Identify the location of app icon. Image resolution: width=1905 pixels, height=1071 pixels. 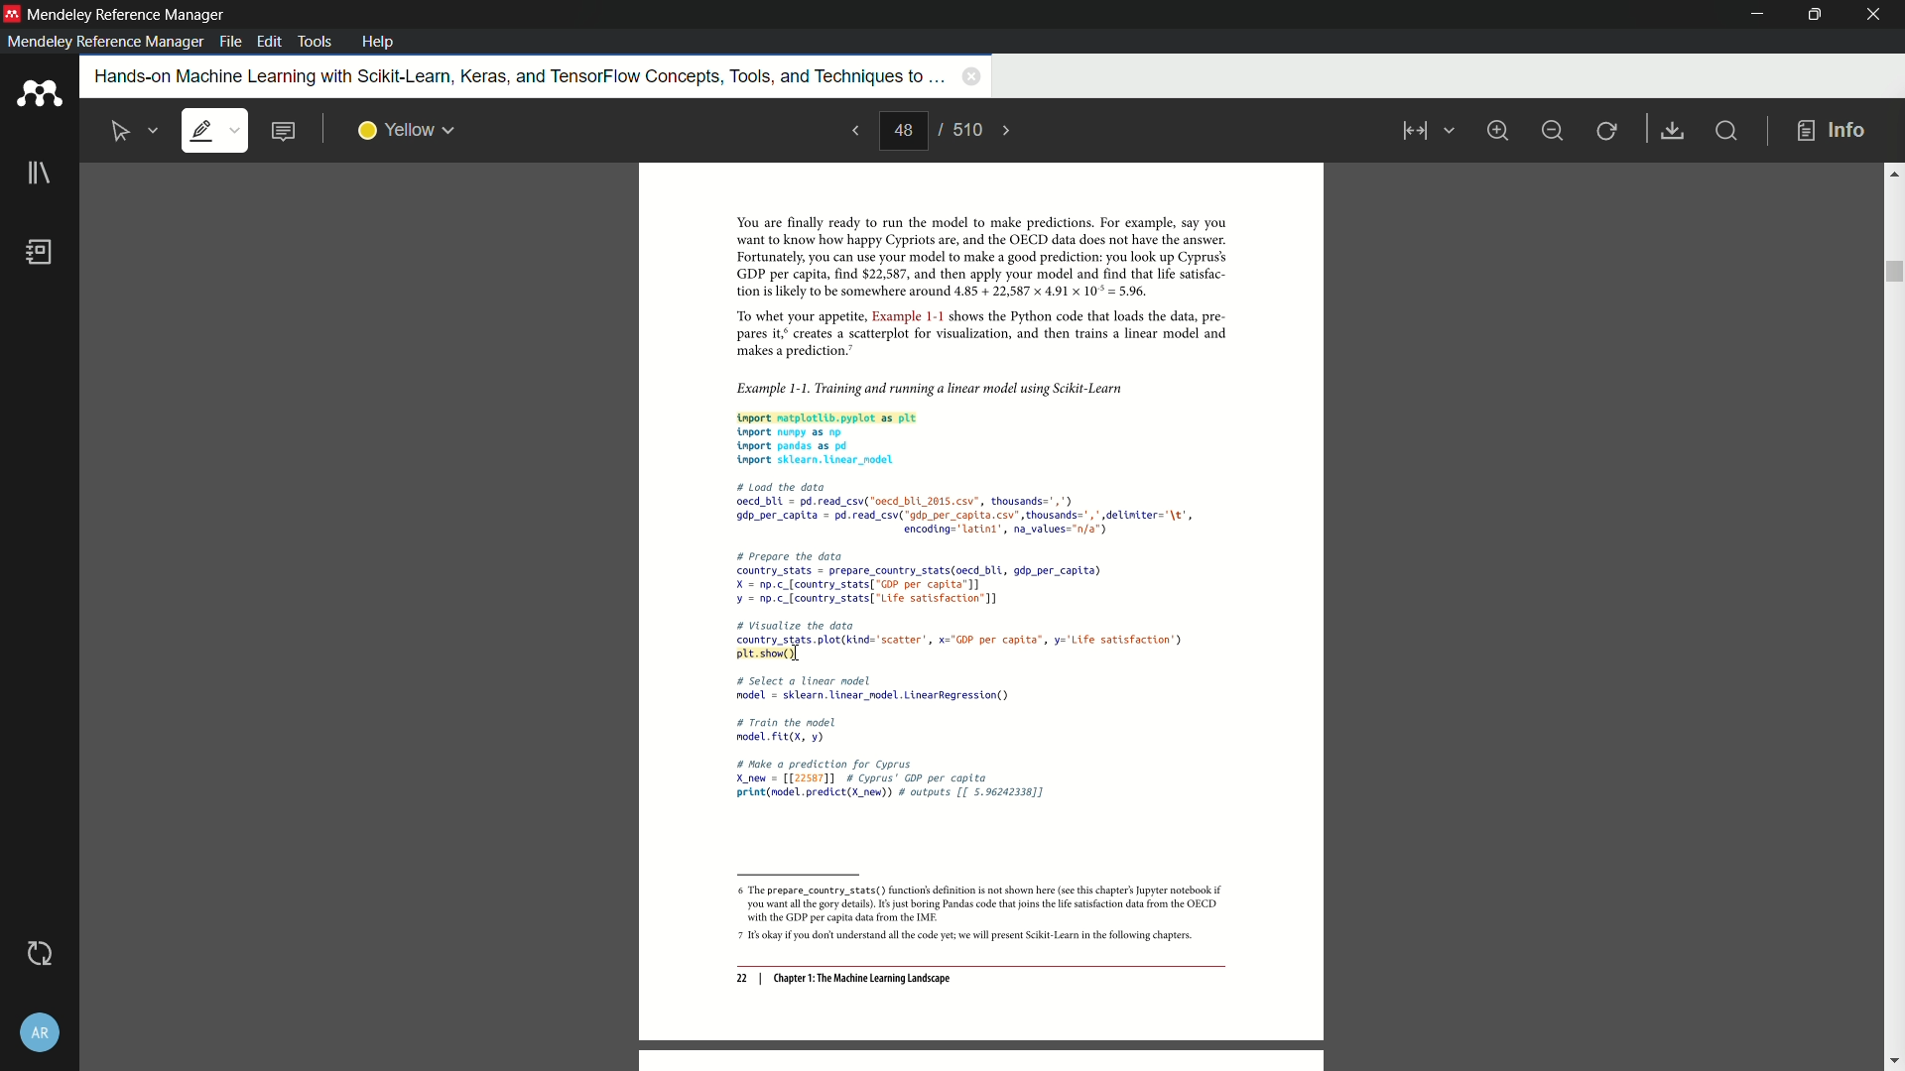
(12, 13).